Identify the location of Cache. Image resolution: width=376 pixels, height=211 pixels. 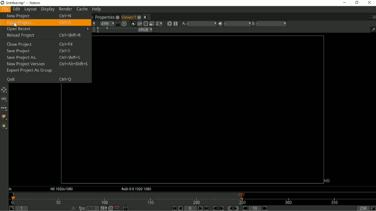
(82, 9).